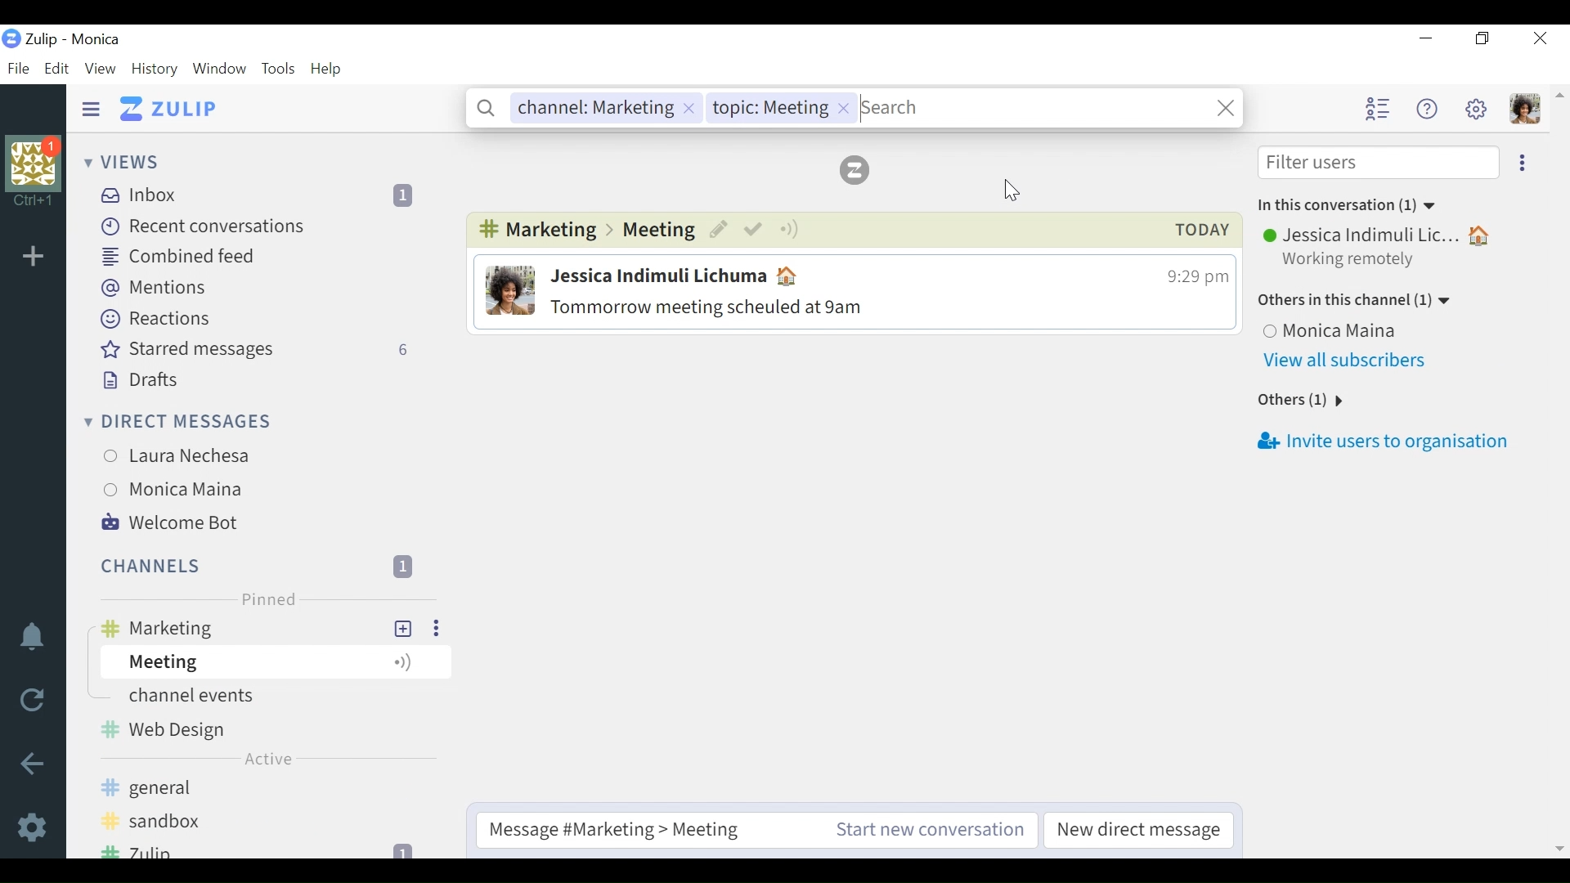 The height and width of the screenshot is (883, 1570). Describe the element at coordinates (684, 274) in the screenshot. I see `Jessica Indimuli Lichuma` at that location.